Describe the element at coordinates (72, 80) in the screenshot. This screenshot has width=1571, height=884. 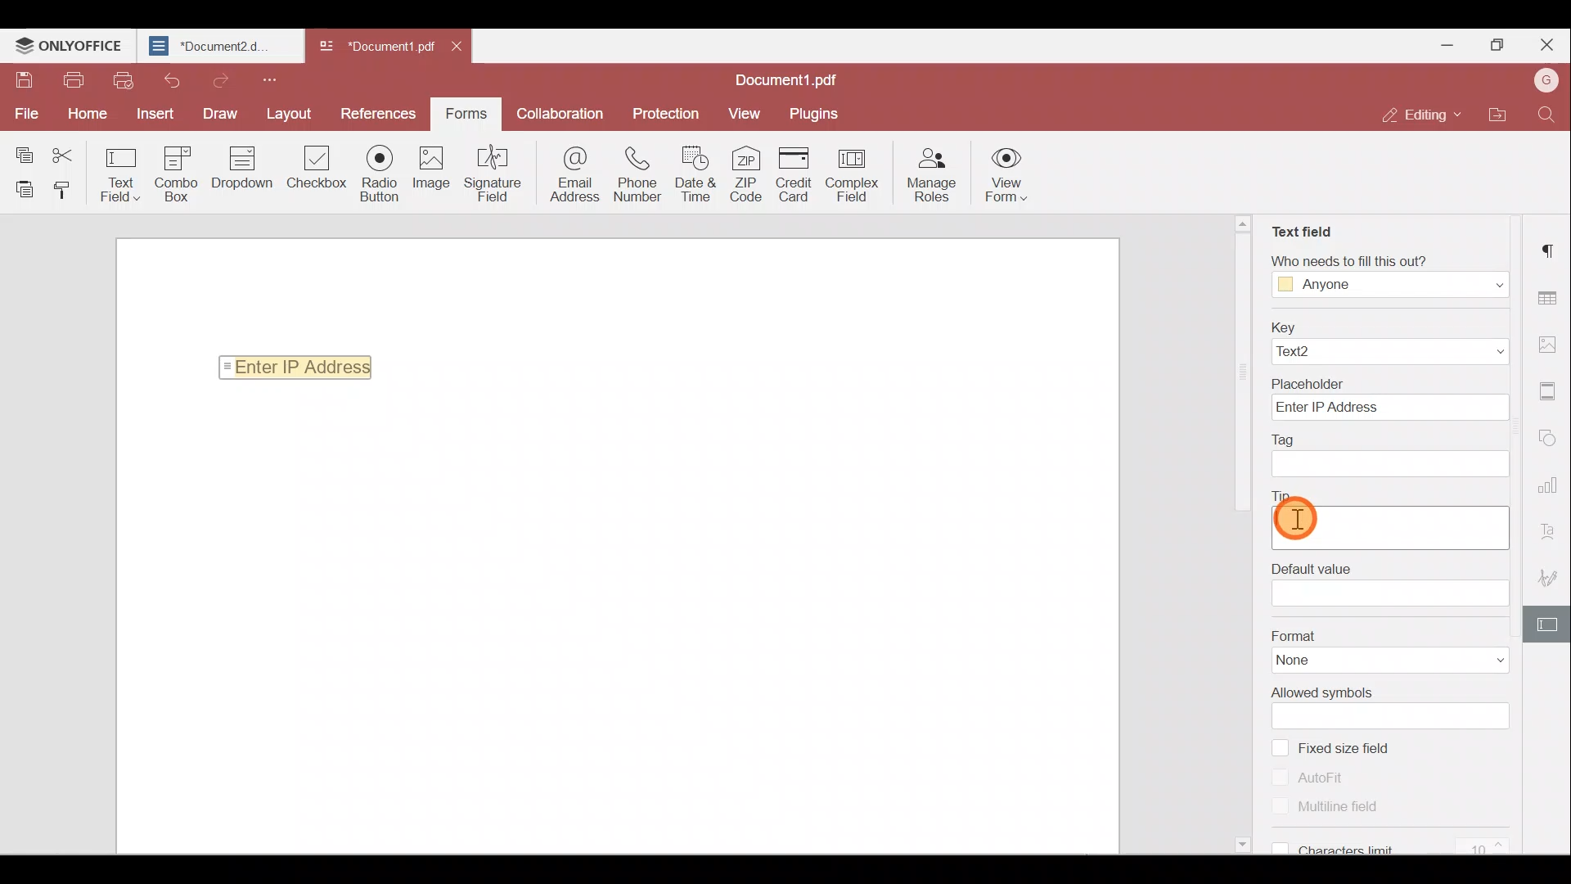
I see `Print file` at that location.